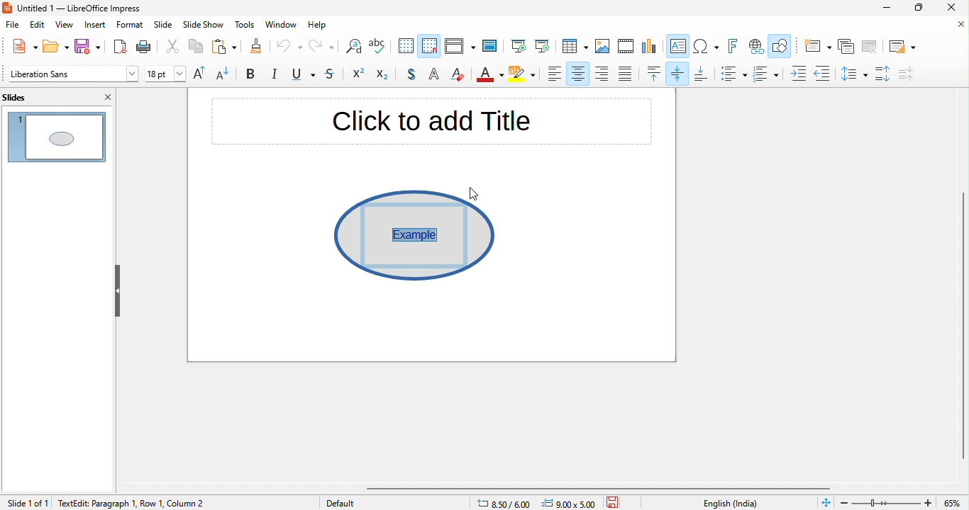 The image size is (969, 510). What do you see at coordinates (957, 25) in the screenshot?
I see `close` at bounding box center [957, 25].